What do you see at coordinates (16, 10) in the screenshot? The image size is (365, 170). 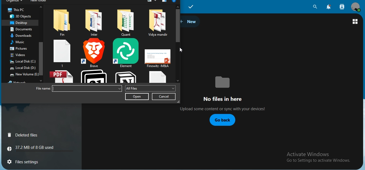 I see `this pc` at bounding box center [16, 10].